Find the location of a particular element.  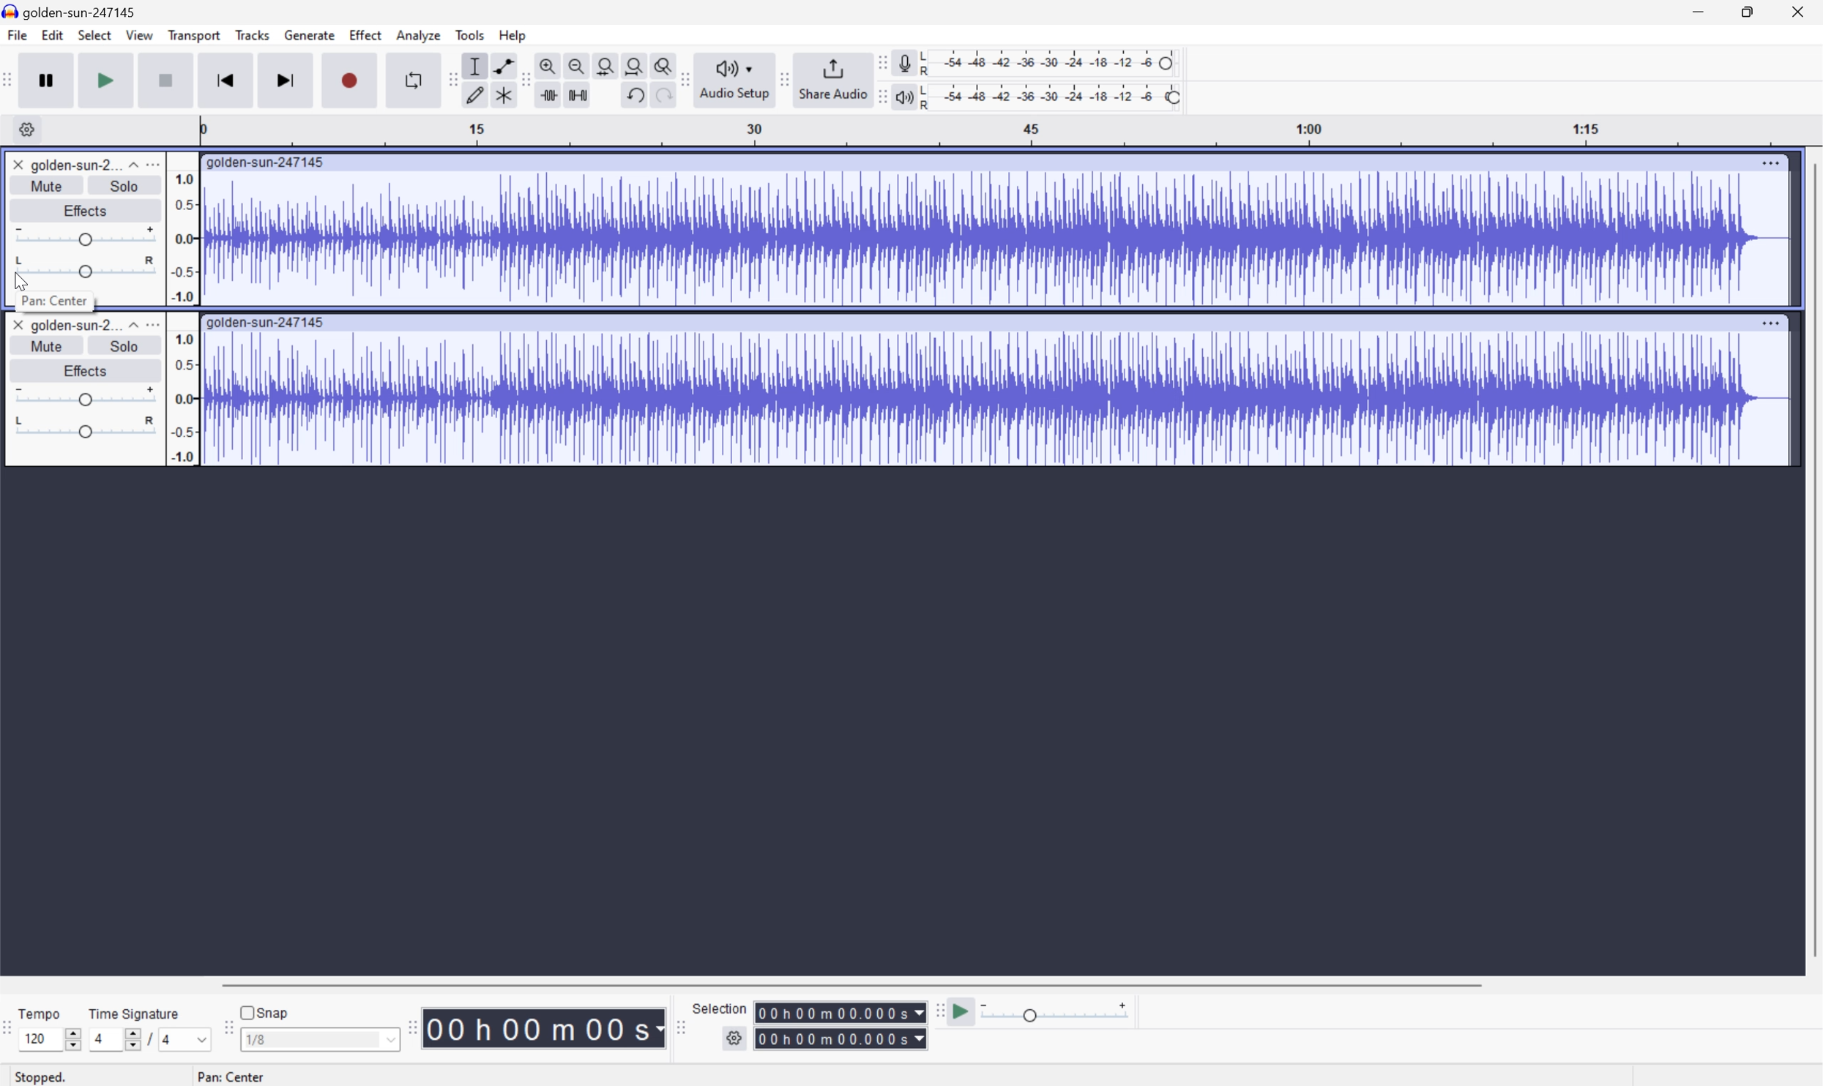

Scroll Bar is located at coordinates (854, 984).